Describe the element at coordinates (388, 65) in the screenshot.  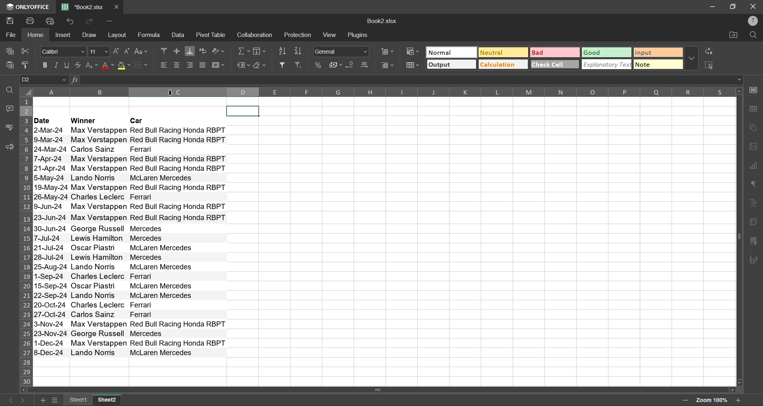
I see `remove cells` at that location.